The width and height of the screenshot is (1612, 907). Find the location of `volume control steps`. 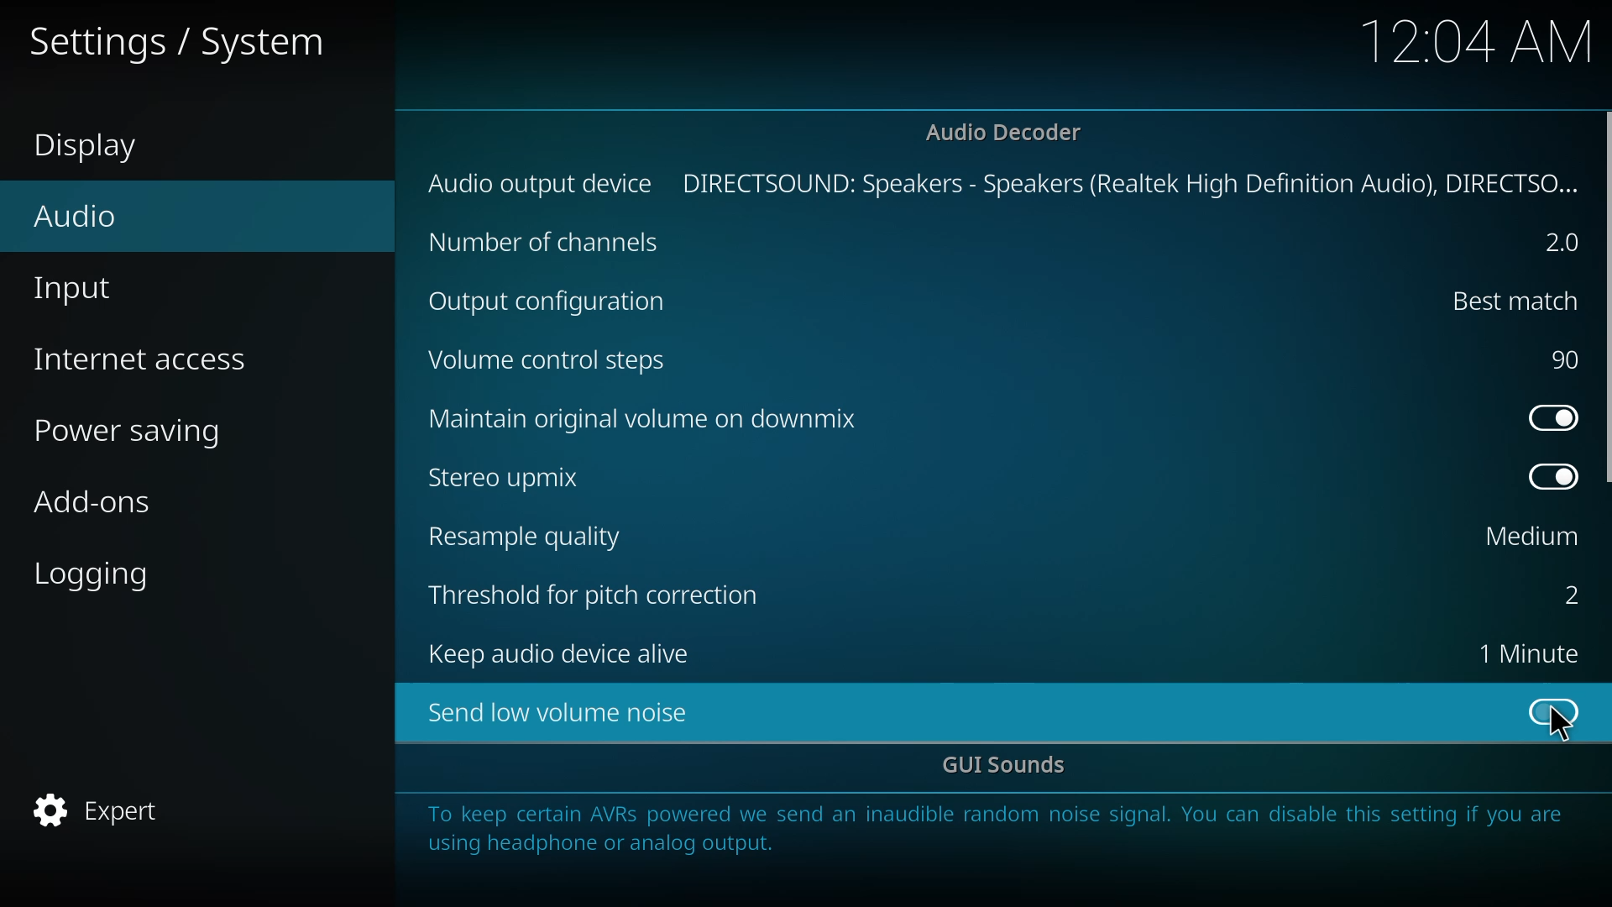

volume control steps is located at coordinates (555, 359).